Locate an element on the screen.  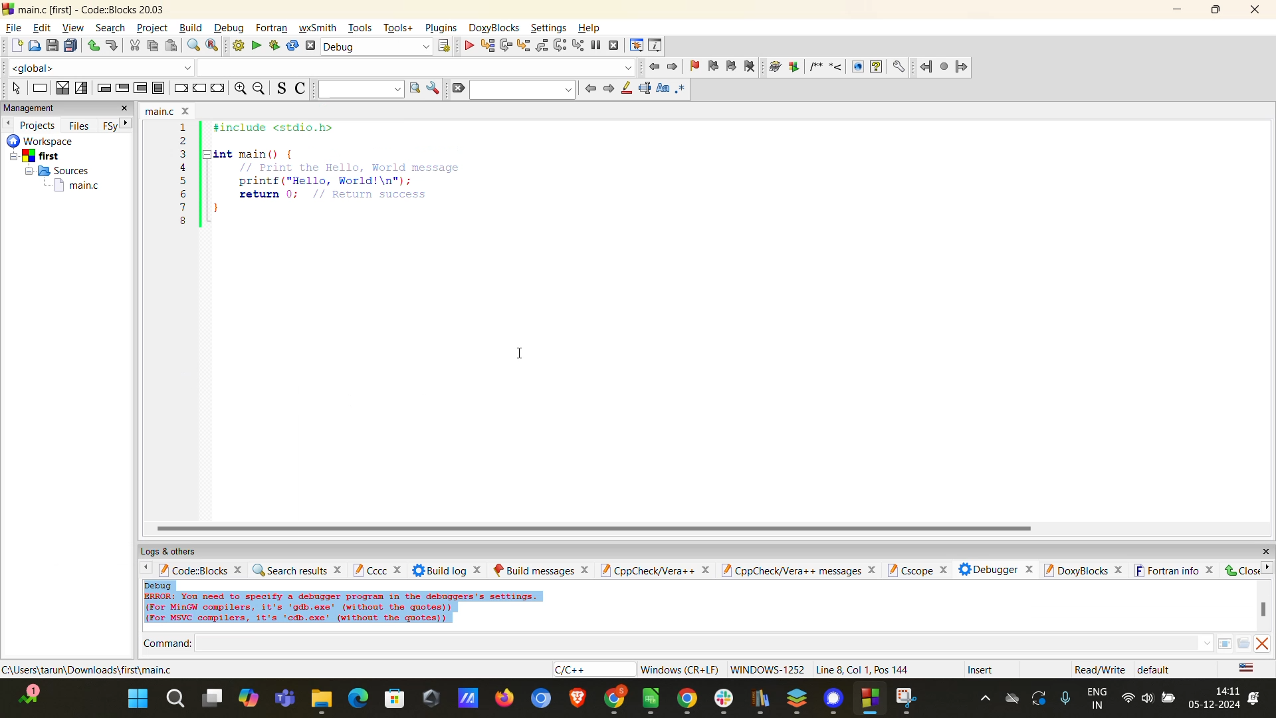
internet is located at coordinates (1127, 700).